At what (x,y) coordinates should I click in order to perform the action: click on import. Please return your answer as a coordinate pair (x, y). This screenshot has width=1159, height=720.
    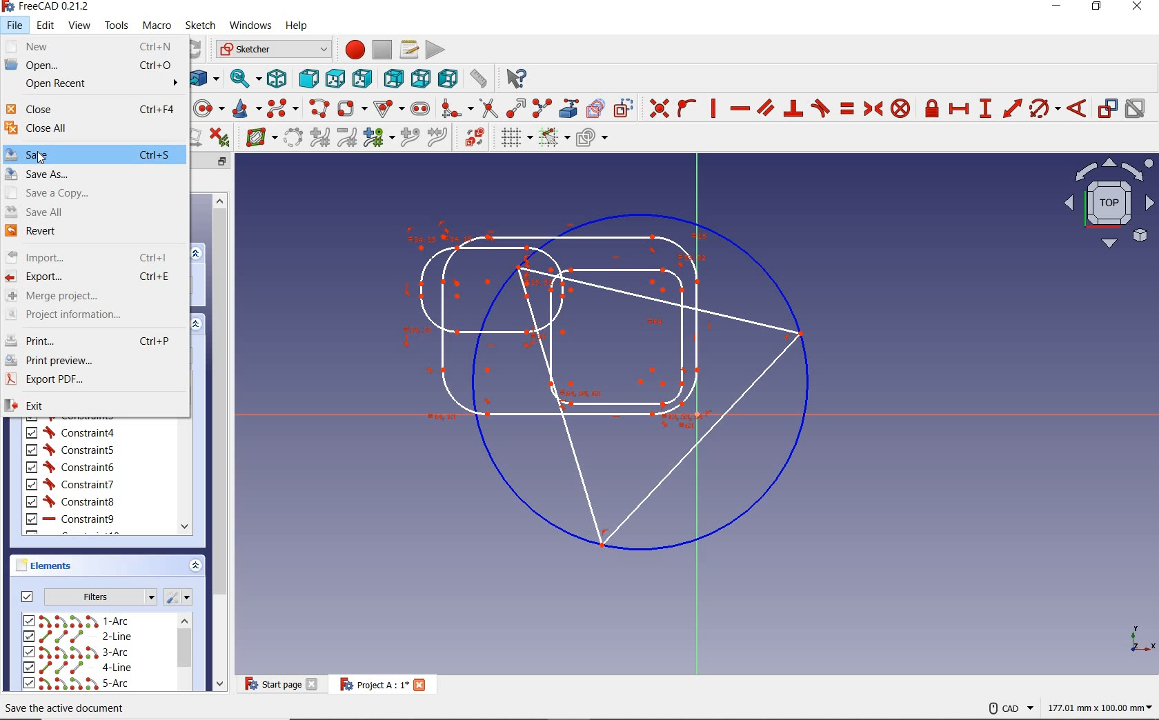
    Looking at the image, I should click on (93, 256).